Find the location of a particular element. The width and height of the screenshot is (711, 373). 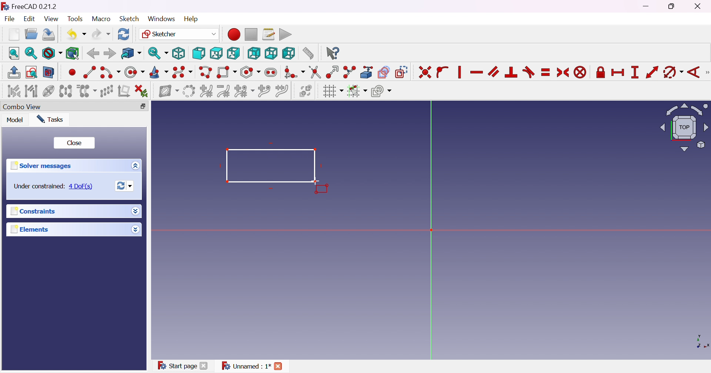

Select associated geometry is located at coordinates (31, 91).